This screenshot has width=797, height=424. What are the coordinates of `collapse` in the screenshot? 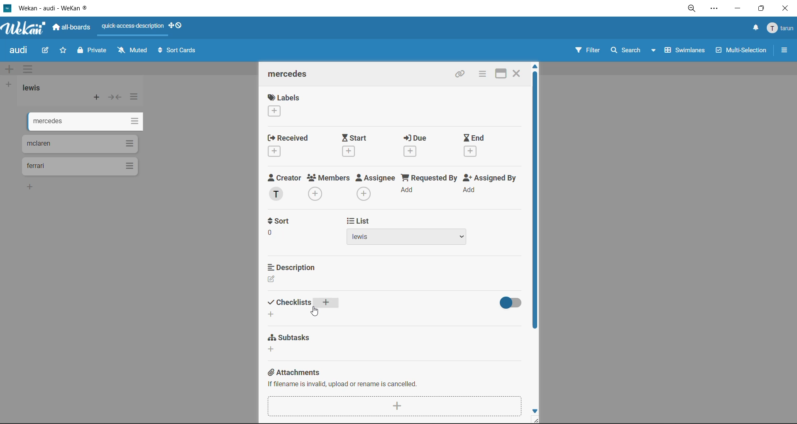 It's located at (116, 99).